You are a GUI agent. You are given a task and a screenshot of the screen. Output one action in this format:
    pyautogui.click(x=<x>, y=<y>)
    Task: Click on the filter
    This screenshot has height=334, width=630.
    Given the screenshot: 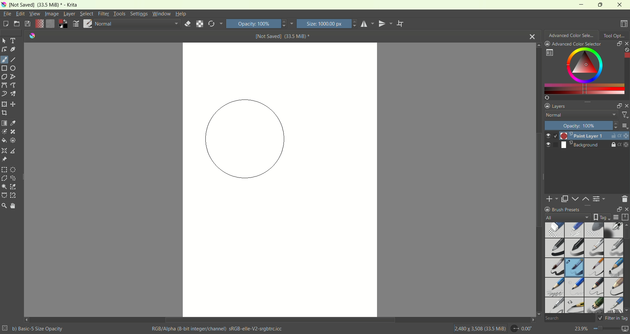 What is the action you would take?
    pyautogui.click(x=624, y=116)
    